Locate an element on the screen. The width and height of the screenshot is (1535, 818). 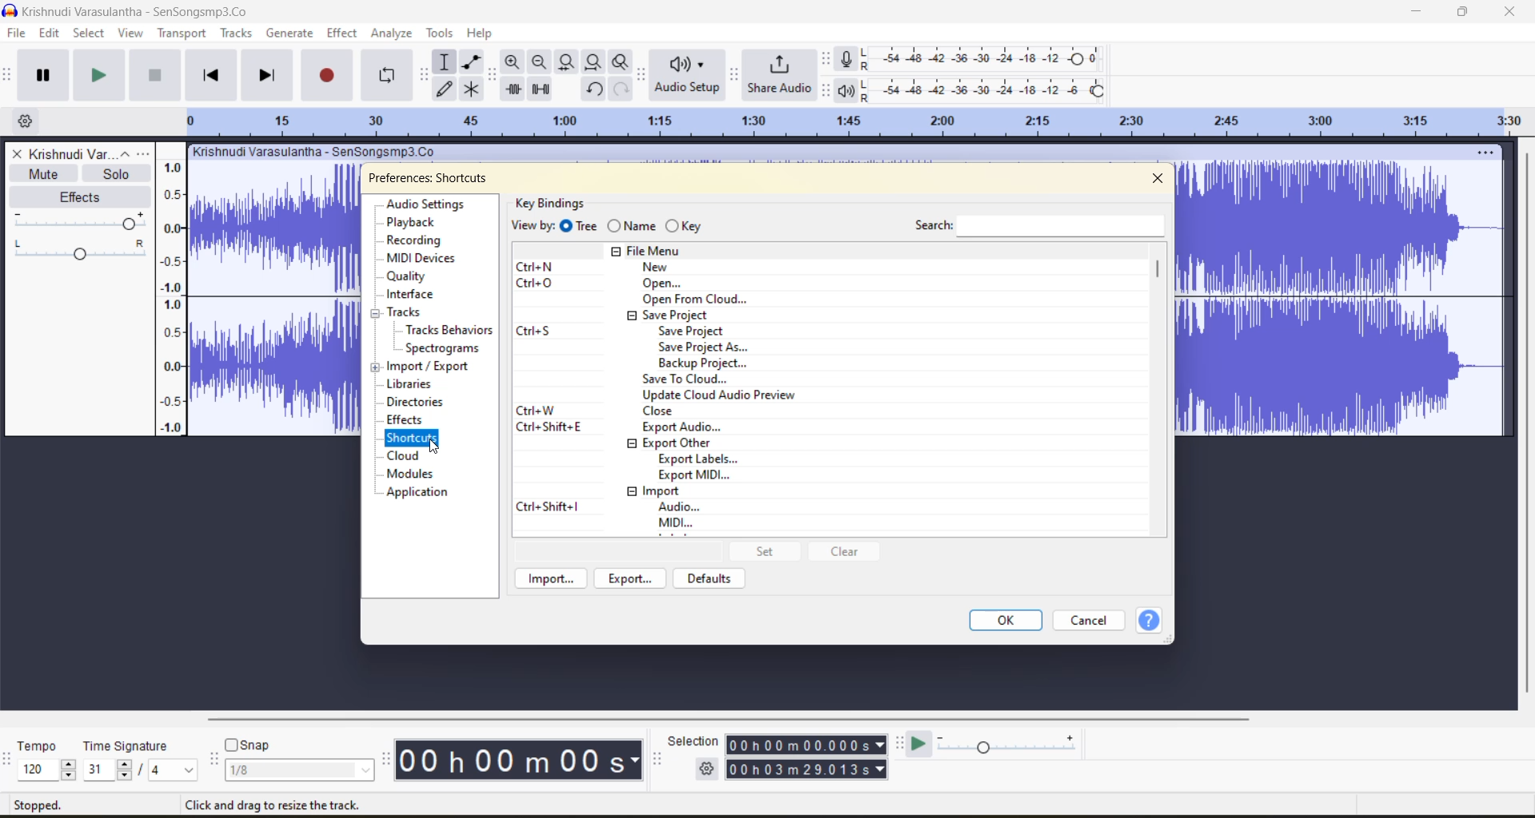
modules is located at coordinates (425, 471).